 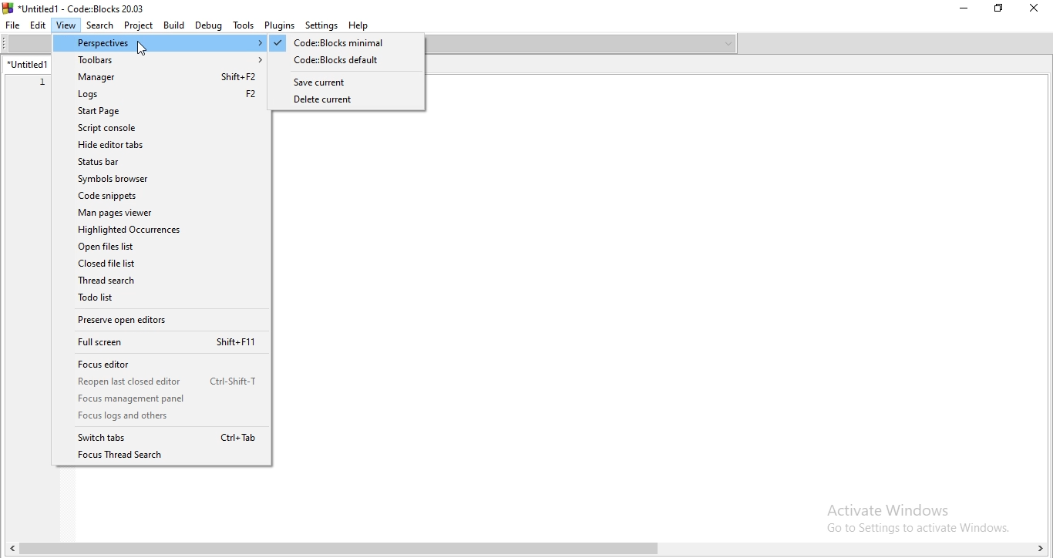 I want to click on save current, so click(x=349, y=82).